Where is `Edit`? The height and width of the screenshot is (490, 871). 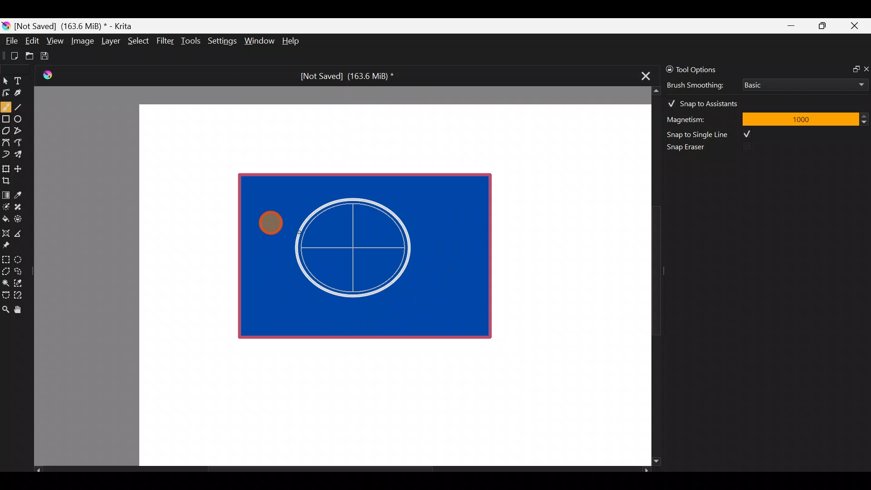
Edit is located at coordinates (32, 42).